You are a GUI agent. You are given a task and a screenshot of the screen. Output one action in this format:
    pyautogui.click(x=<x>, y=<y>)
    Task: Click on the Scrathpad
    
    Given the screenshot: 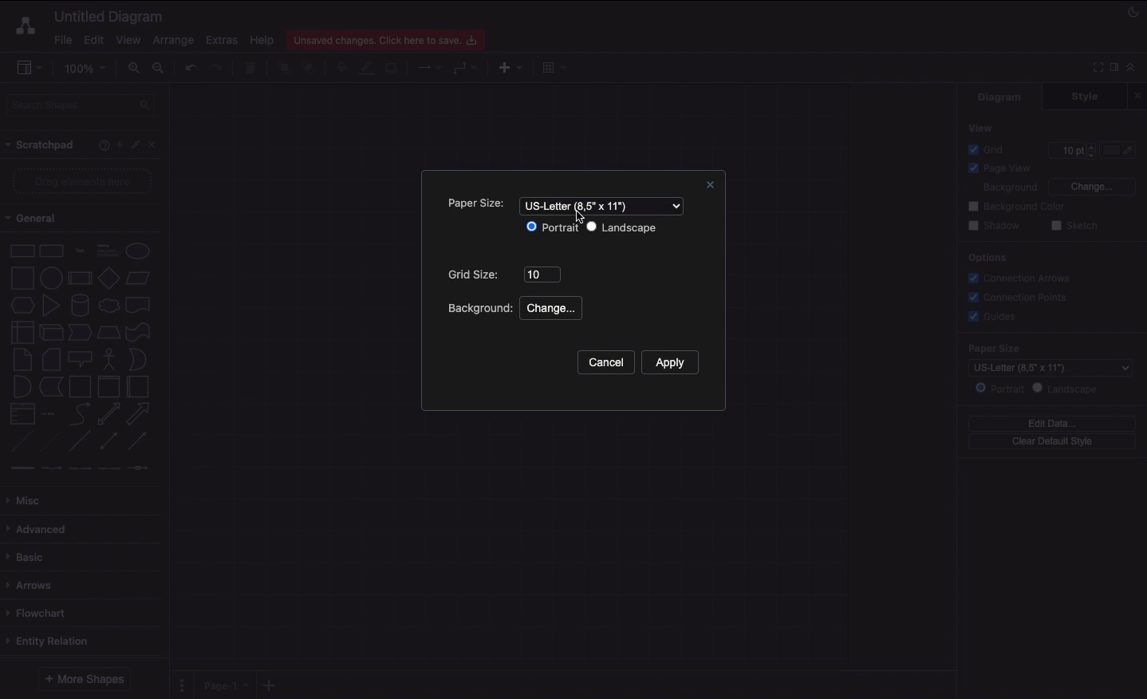 What is the action you would take?
    pyautogui.click(x=41, y=145)
    